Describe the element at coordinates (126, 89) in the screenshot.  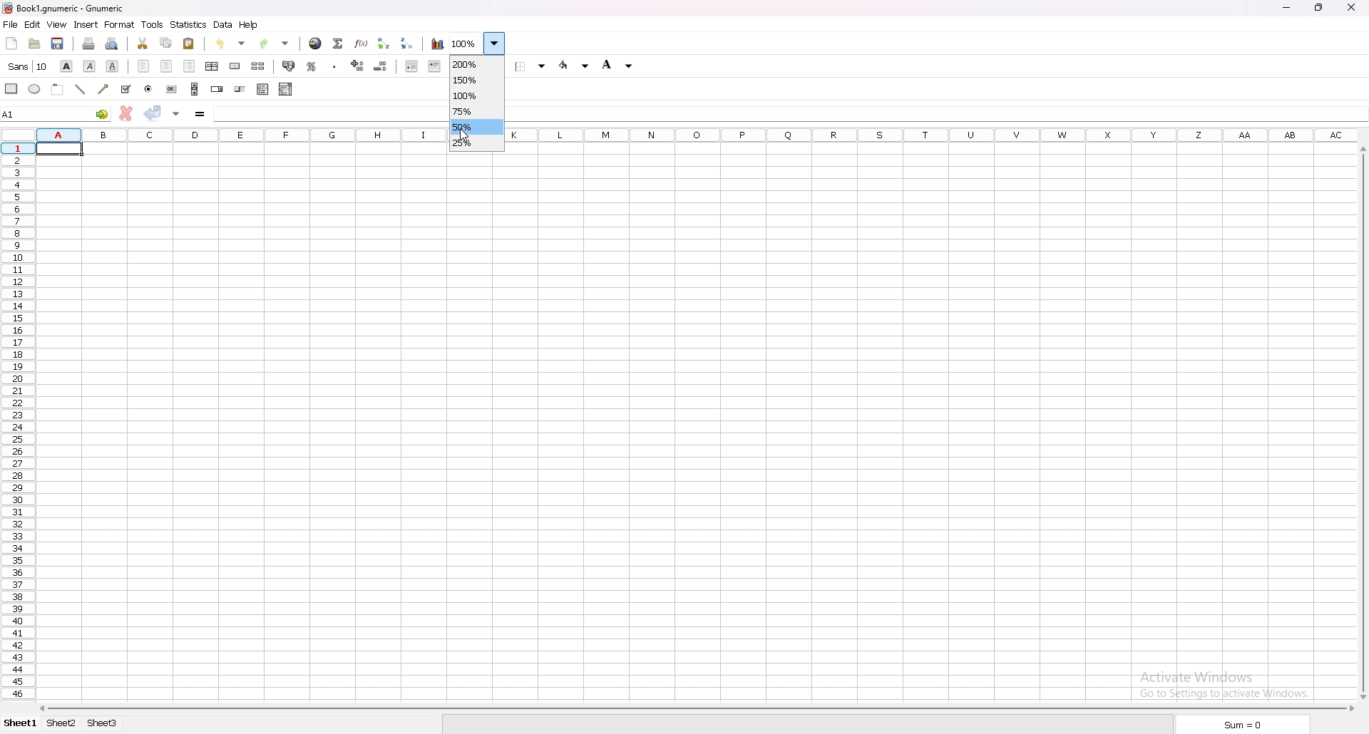
I see `tickbox` at that location.